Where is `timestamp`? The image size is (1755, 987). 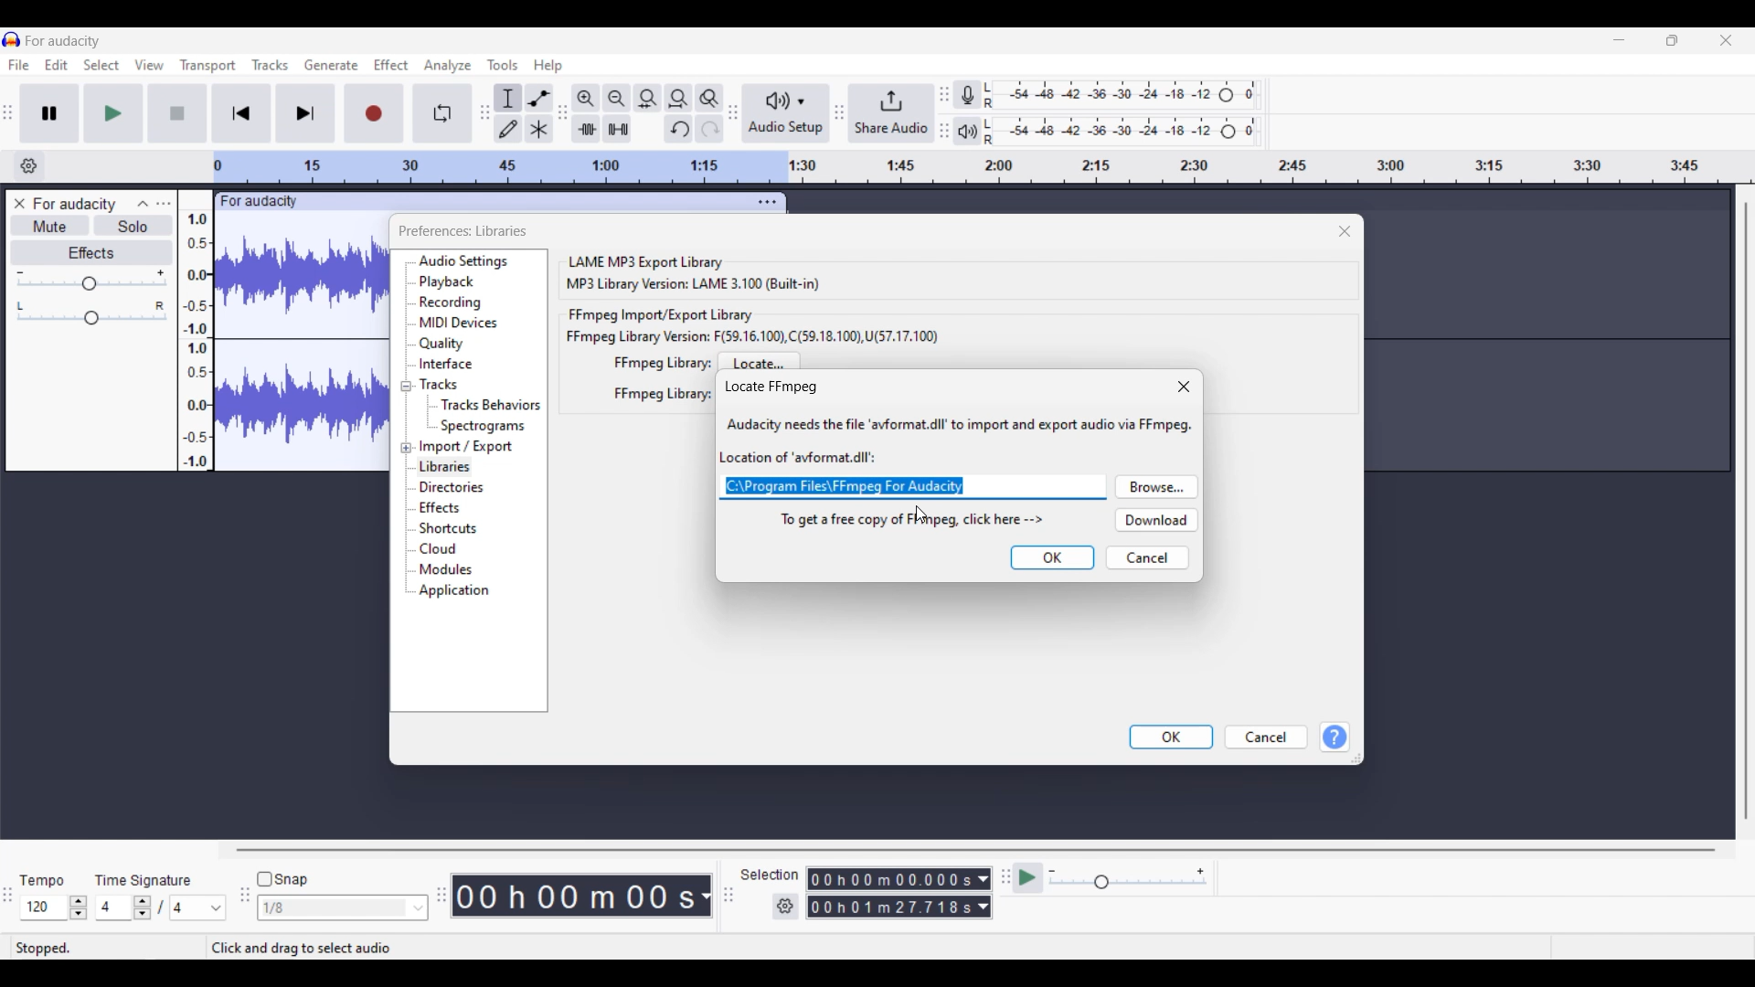 timestamp is located at coordinates (580, 896).